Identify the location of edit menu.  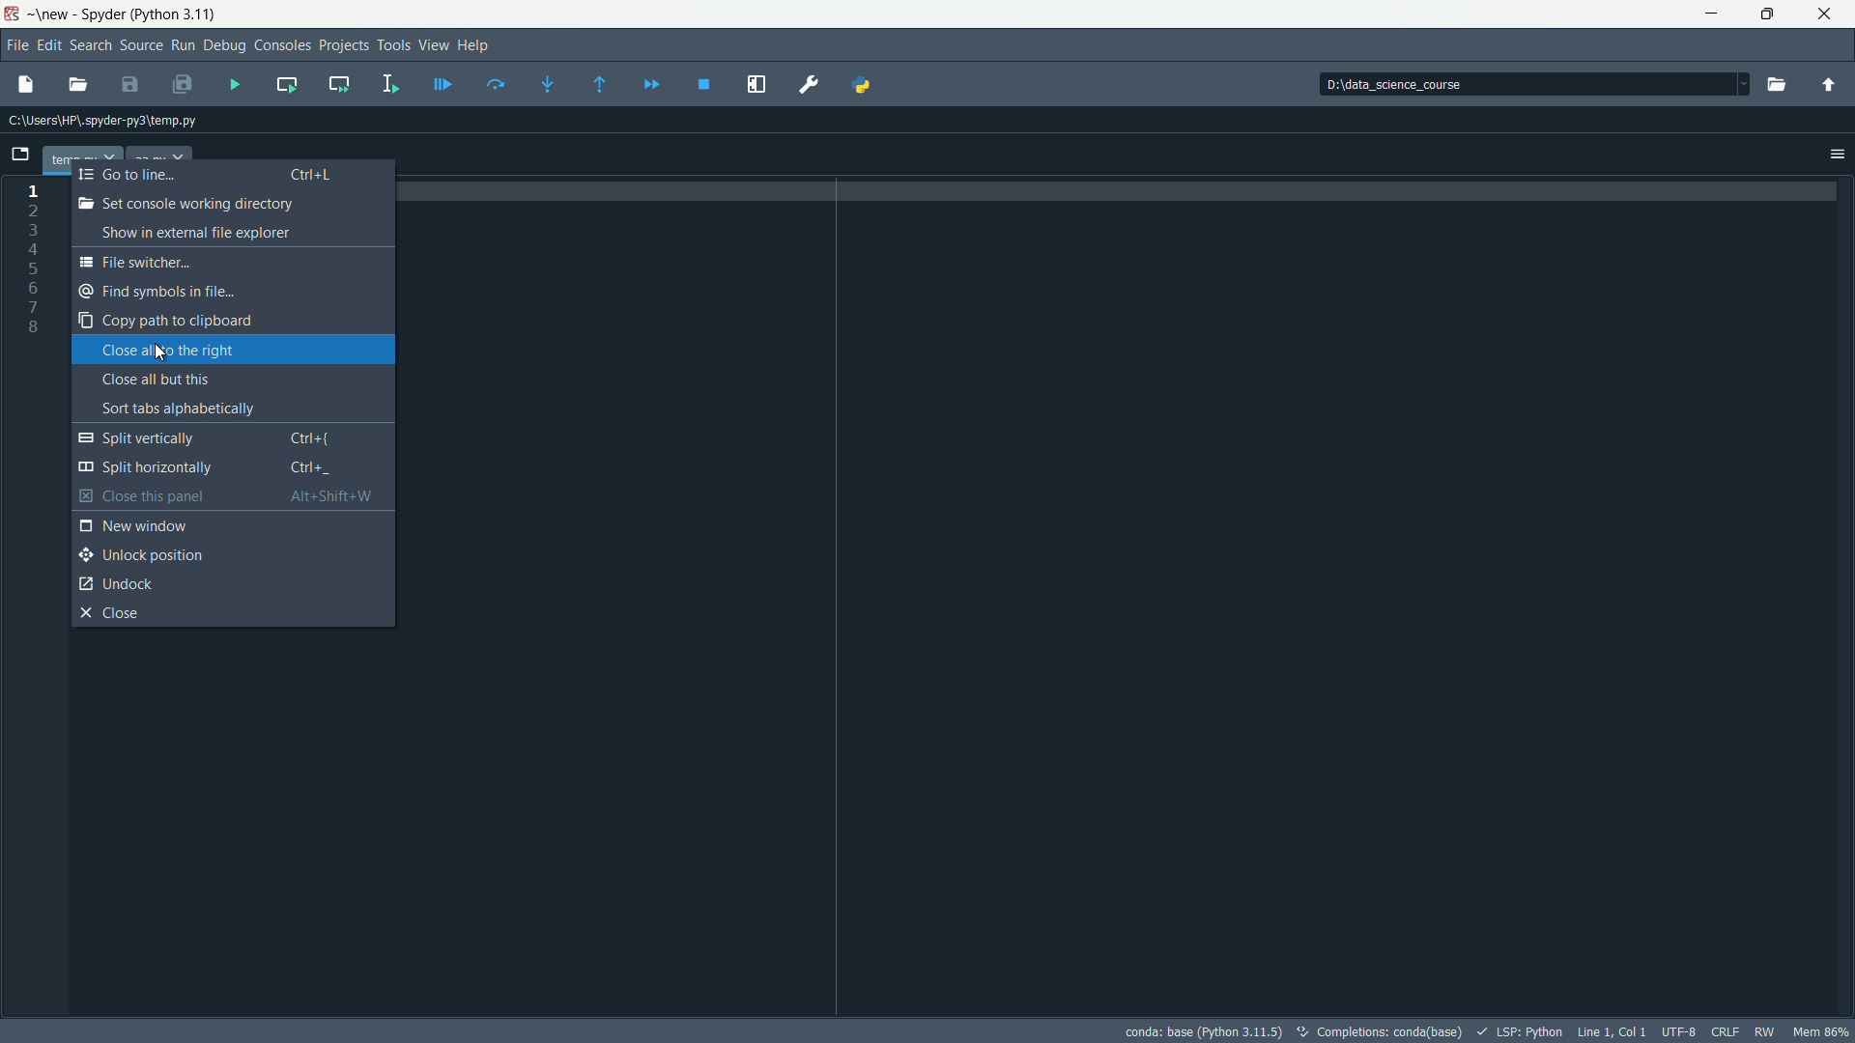
(50, 44).